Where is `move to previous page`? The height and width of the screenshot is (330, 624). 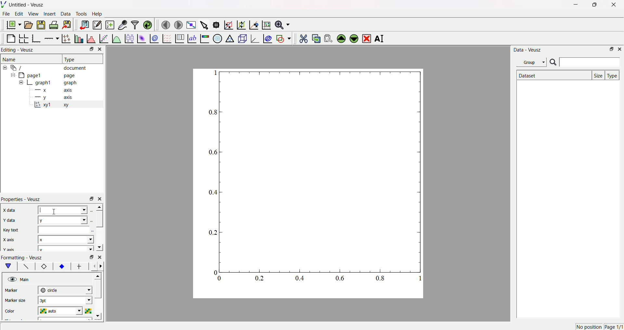 move to previous page is located at coordinates (165, 25).